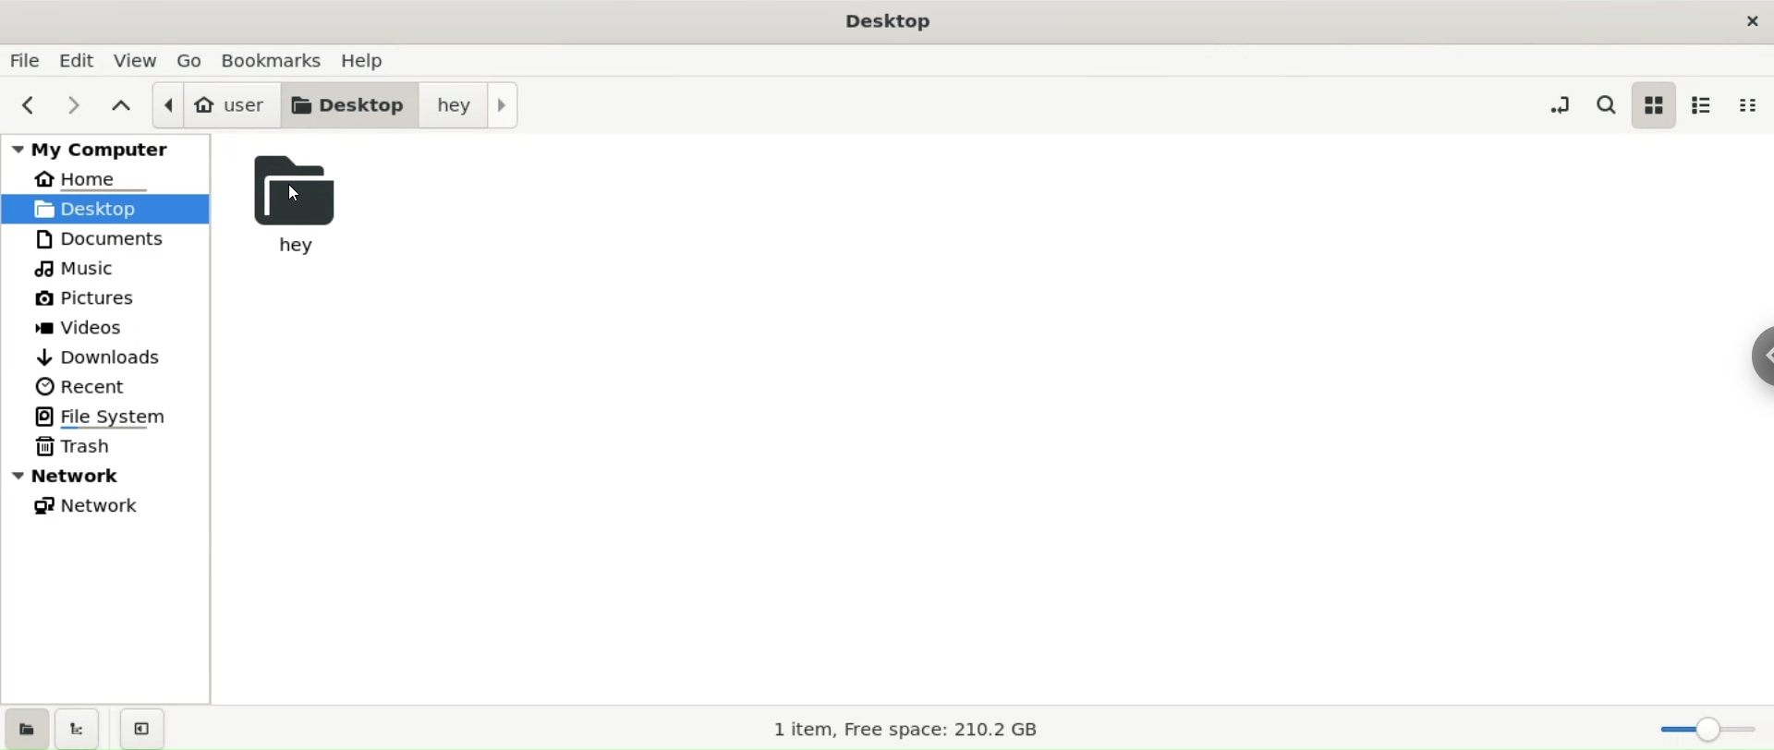 This screenshot has width=1774, height=750. Describe the element at coordinates (887, 20) in the screenshot. I see `title` at that location.